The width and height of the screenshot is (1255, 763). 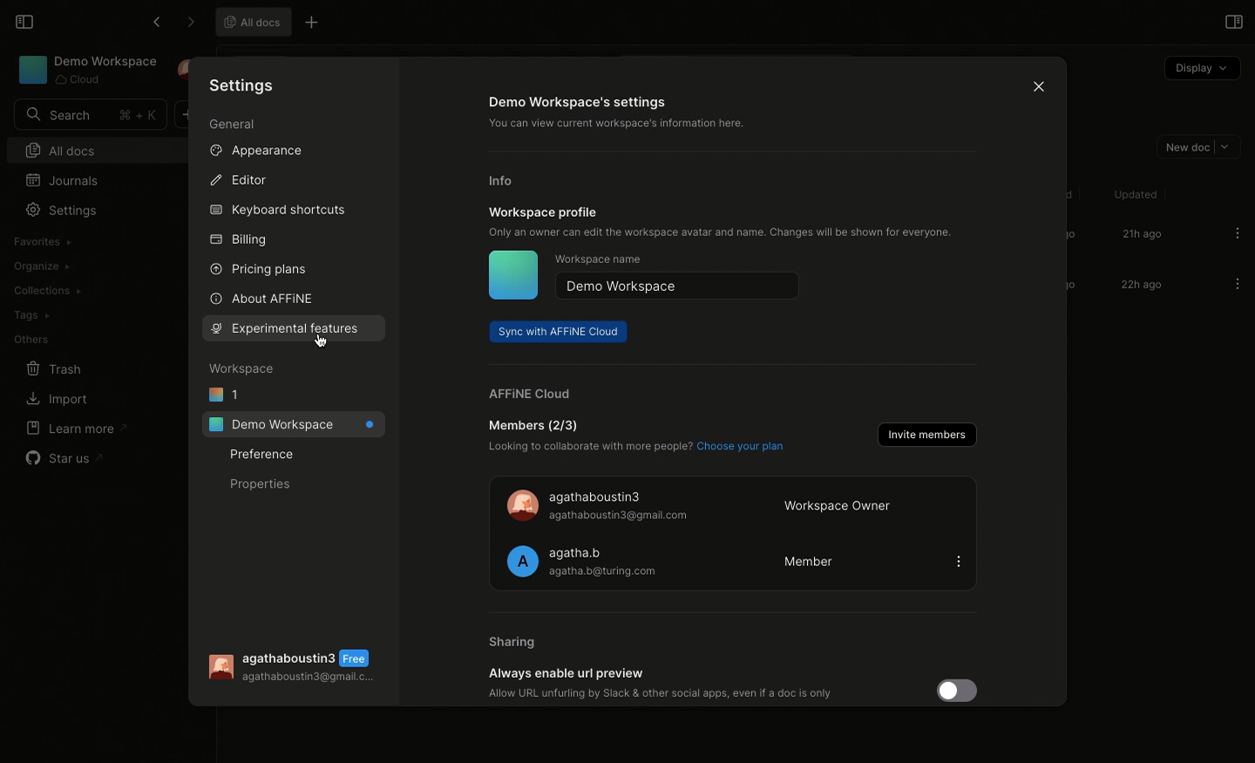 I want to click on Trash, so click(x=54, y=369).